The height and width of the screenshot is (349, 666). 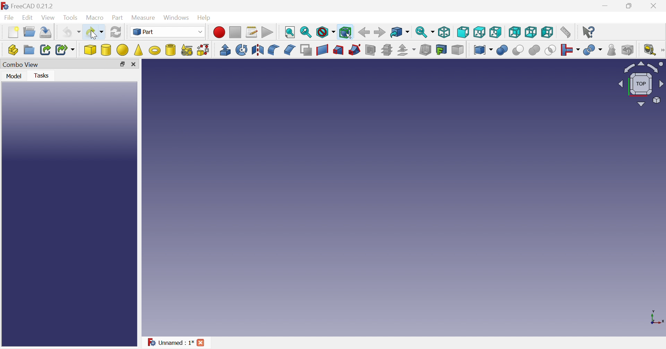 I want to click on Sweep, so click(x=355, y=50).